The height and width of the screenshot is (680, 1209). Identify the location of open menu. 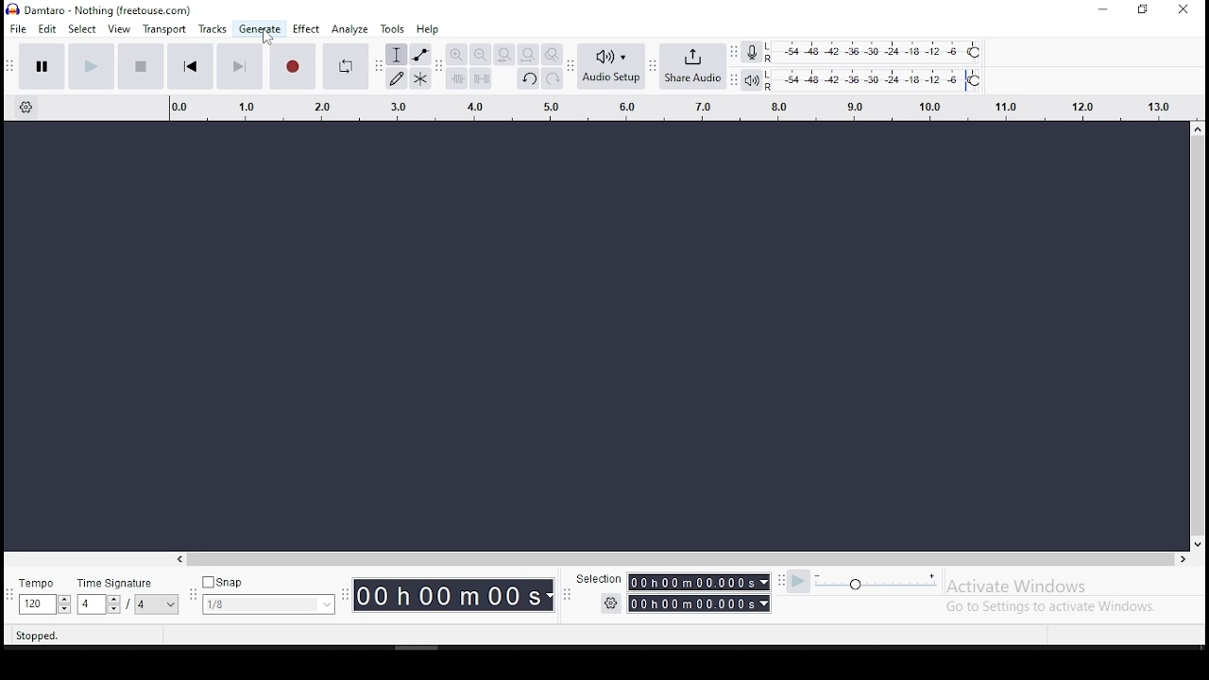
(734, 64).